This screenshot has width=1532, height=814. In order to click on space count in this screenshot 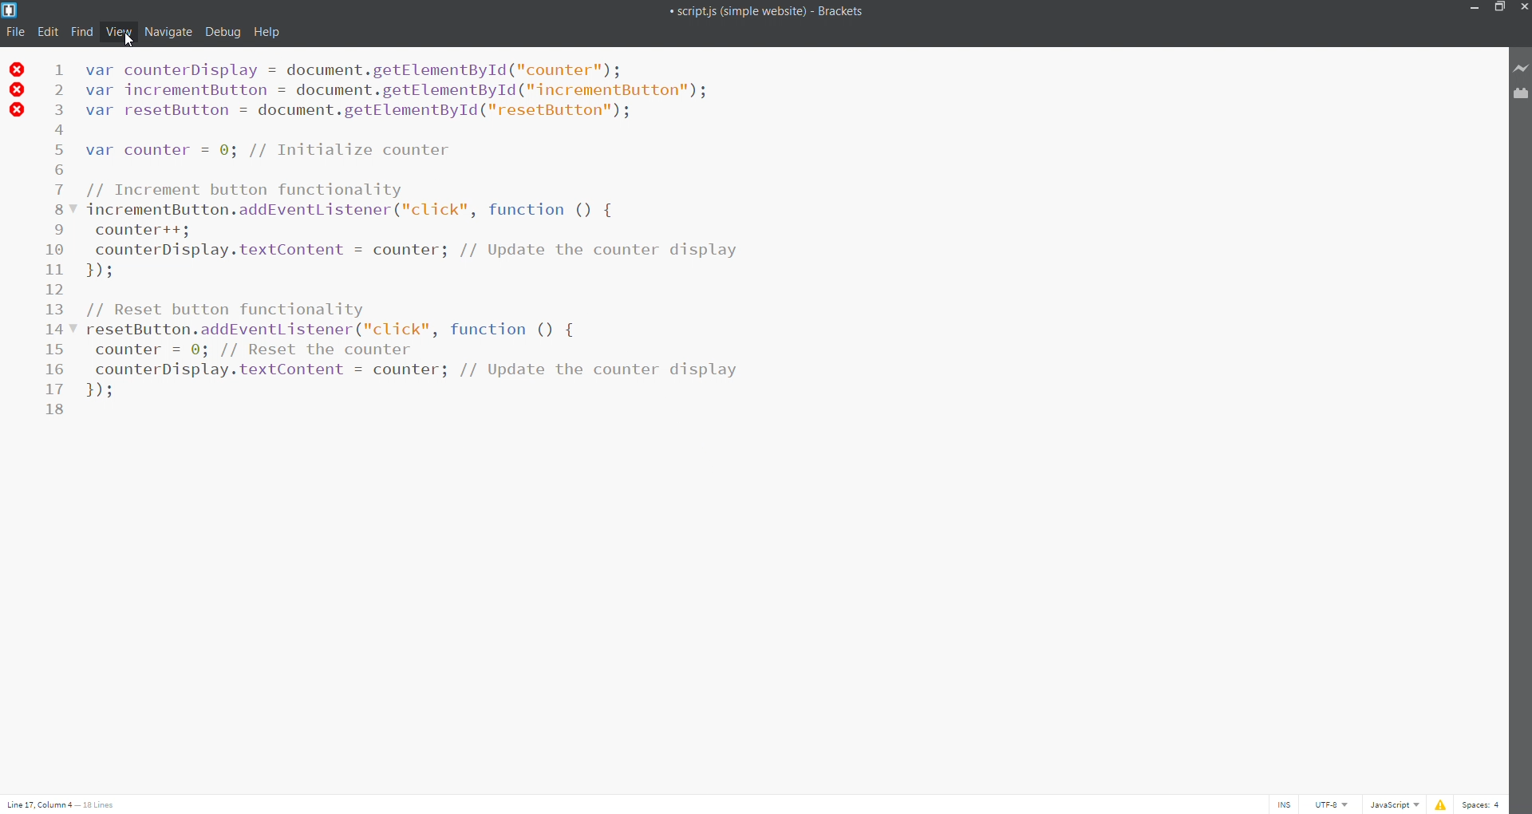, I will do `click(1483, 804)`.